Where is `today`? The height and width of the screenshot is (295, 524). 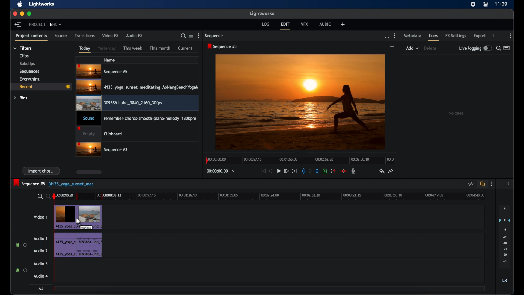 today is located at coordinates (85, 49).